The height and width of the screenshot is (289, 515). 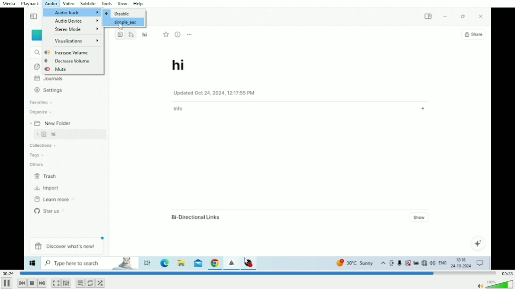 What do you see at coordinates (77, 30) in the screenshot?
I see `Stereo Mode` at bounding box center [77, 30].